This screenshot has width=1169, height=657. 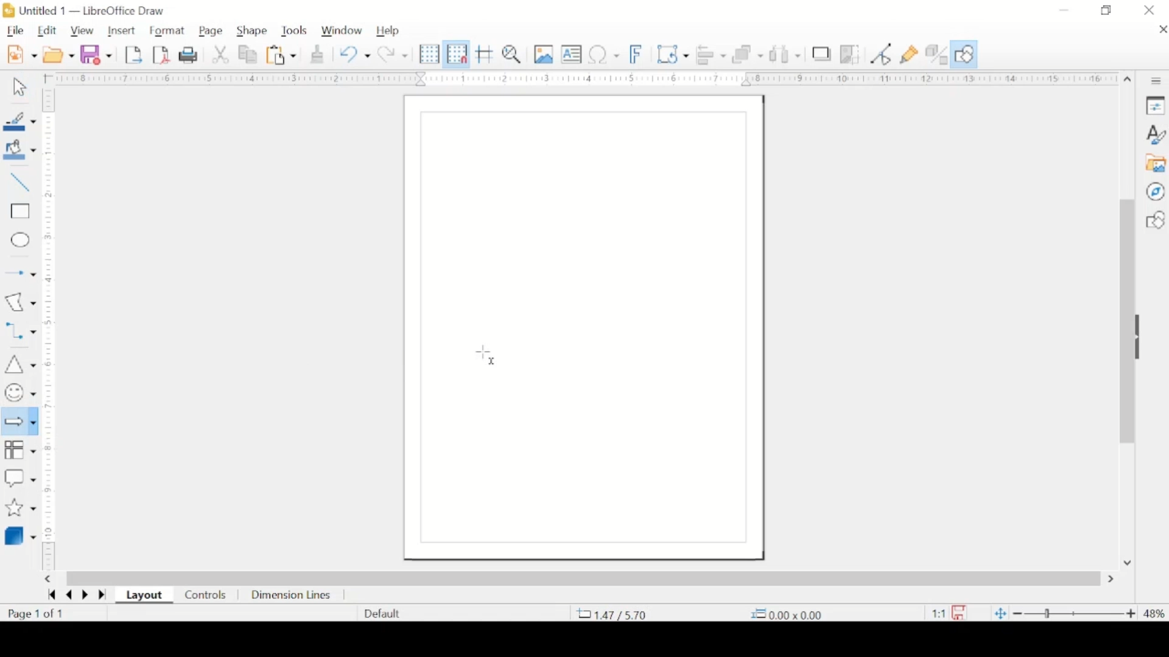 What do you see at coordinates (881, 54) in the screenshot?
I see `toggle point edit mode` at bounding box center [881, 54].